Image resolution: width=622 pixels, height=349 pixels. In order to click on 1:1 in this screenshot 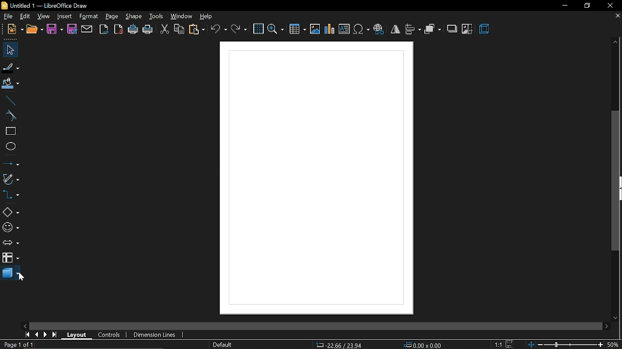, I will do `click(497, 344)`.